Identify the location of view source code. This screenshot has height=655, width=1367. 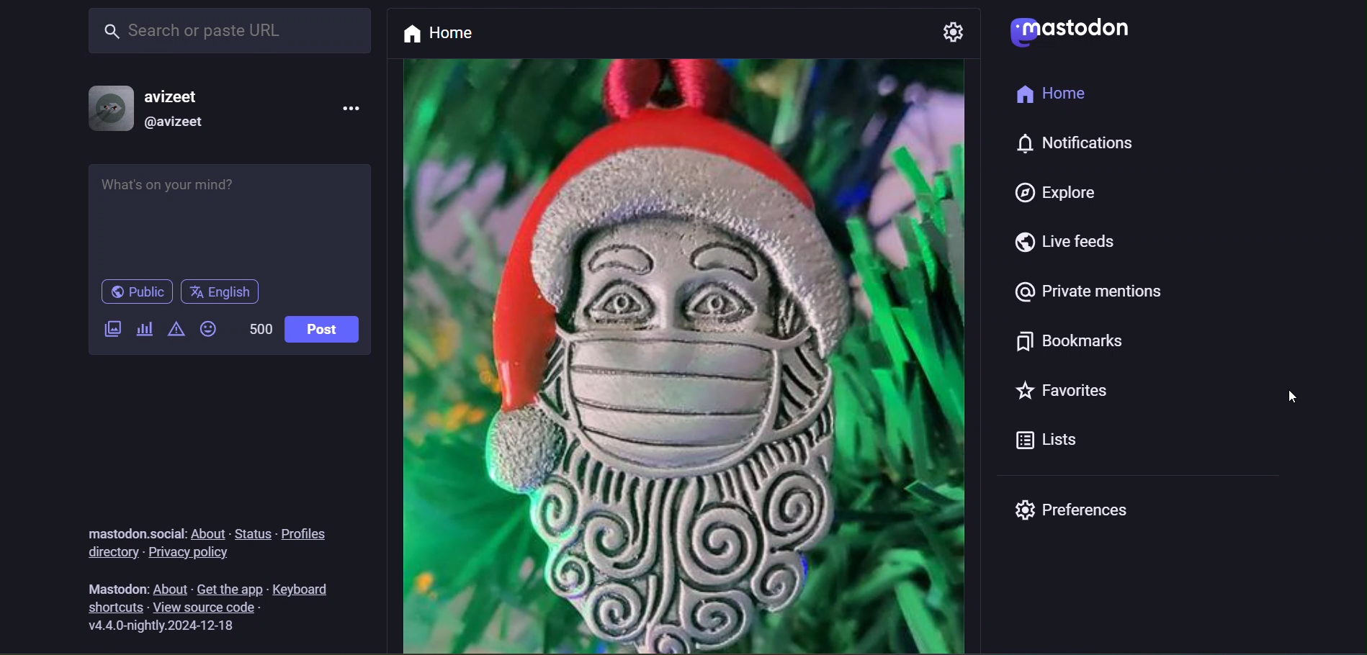
(238, 609).